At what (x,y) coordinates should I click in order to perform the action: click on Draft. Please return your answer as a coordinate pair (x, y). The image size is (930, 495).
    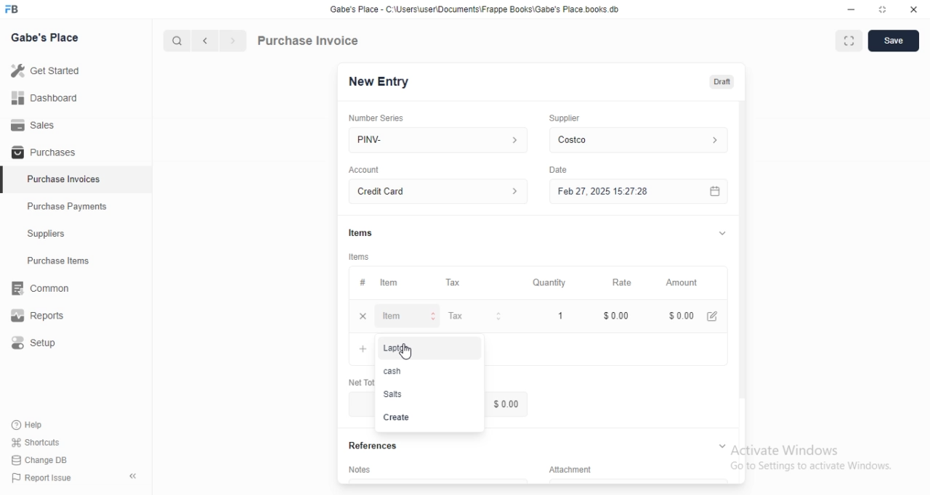
    Looking at the image, I should click on (722, 82).